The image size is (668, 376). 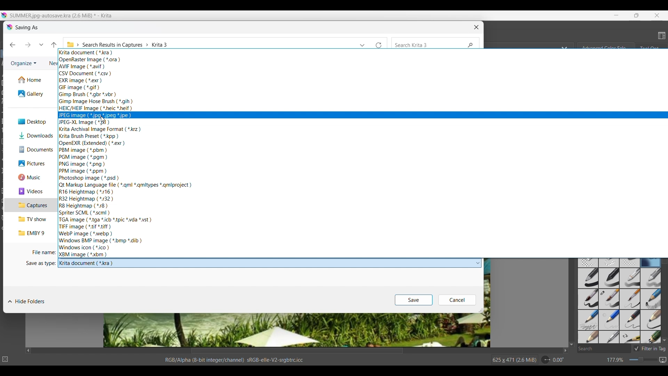 I want to click on Captures folder, current selection highlighted, so click(x=29, y=205).